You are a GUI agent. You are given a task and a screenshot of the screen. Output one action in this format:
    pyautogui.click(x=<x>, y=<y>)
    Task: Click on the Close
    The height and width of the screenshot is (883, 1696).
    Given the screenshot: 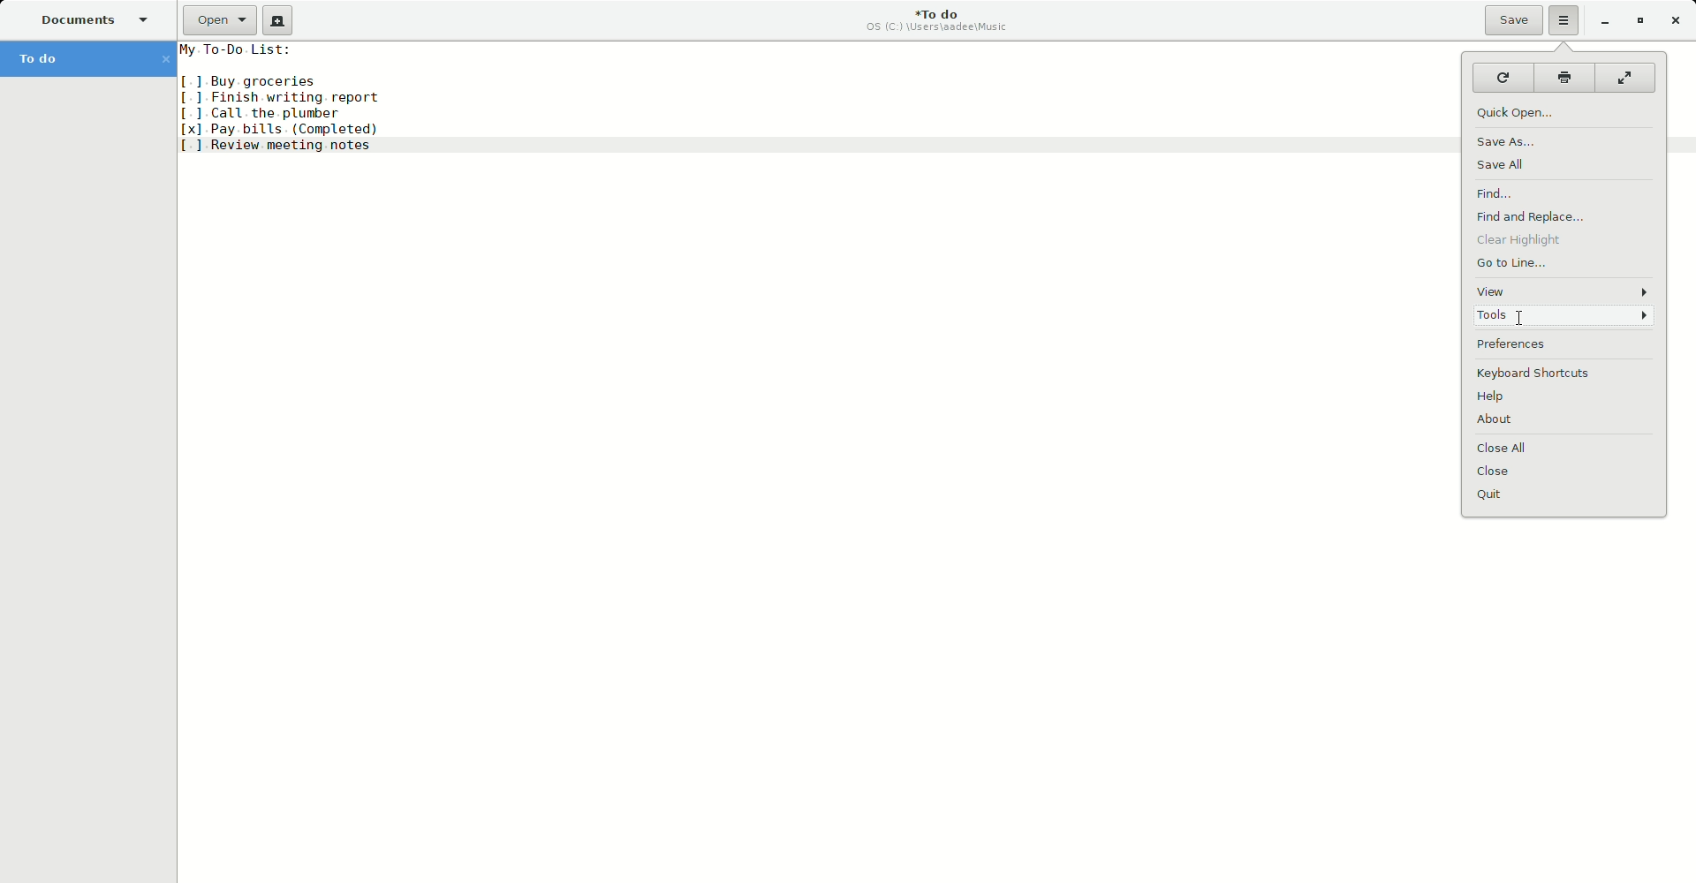 What is the action you would take?
    pyautogui.click(x=1676, y=22)
    